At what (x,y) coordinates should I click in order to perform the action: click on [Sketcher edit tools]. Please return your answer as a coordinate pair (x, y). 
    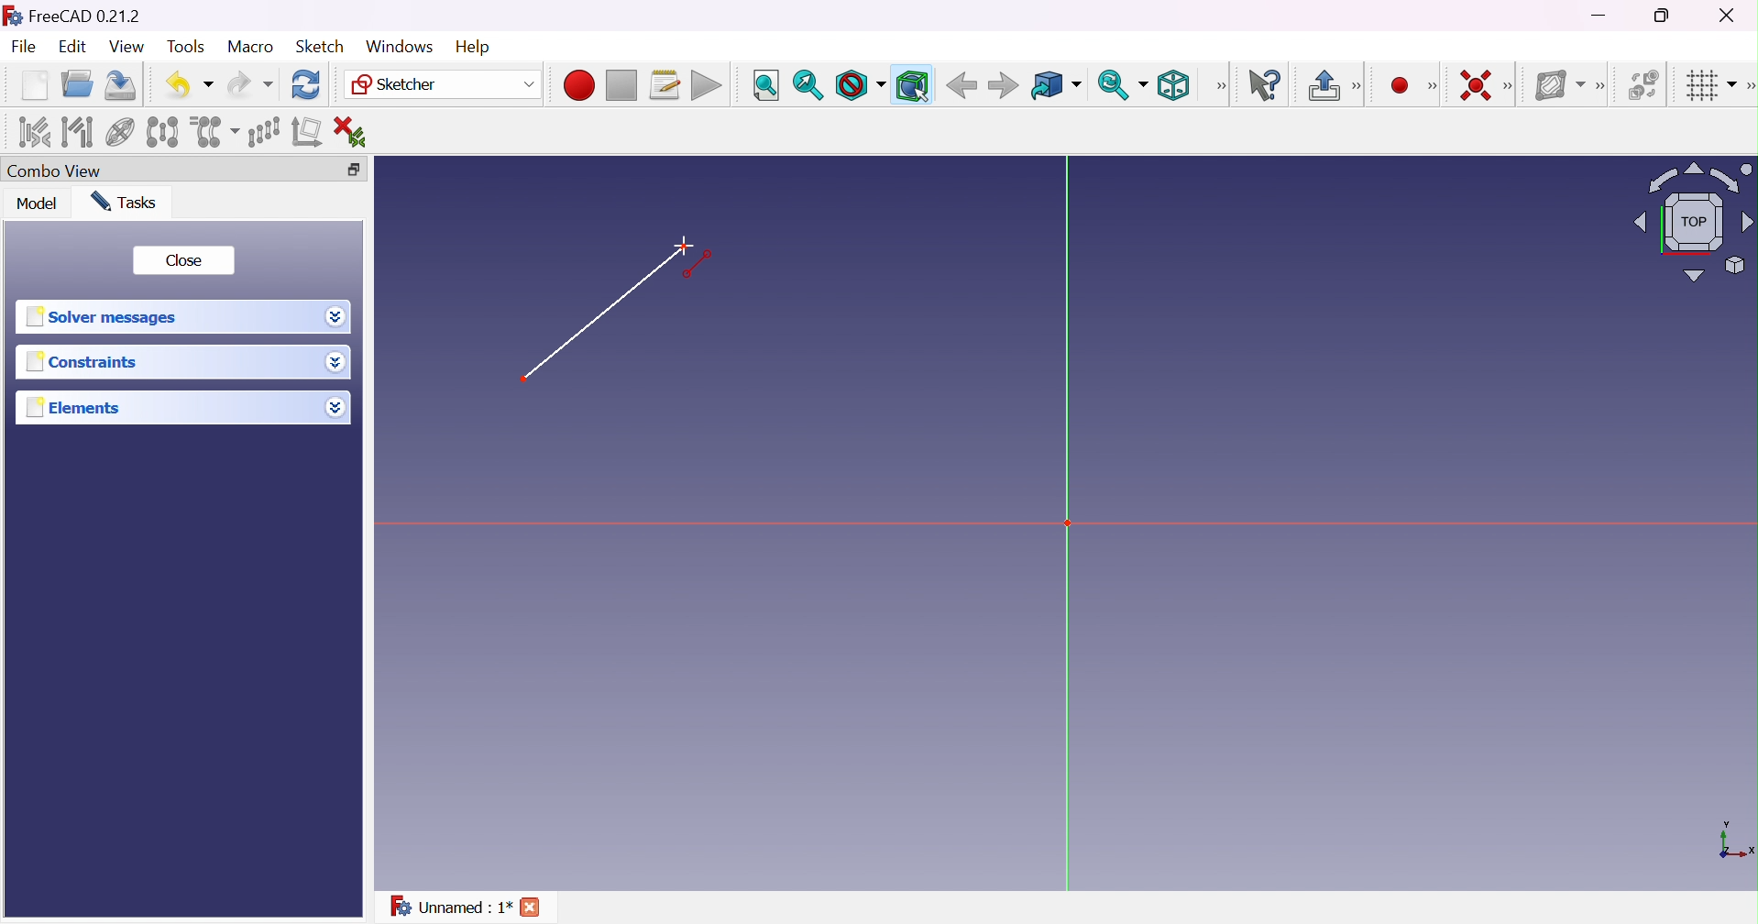
    Looking at the image, I should click on (1747, 89).